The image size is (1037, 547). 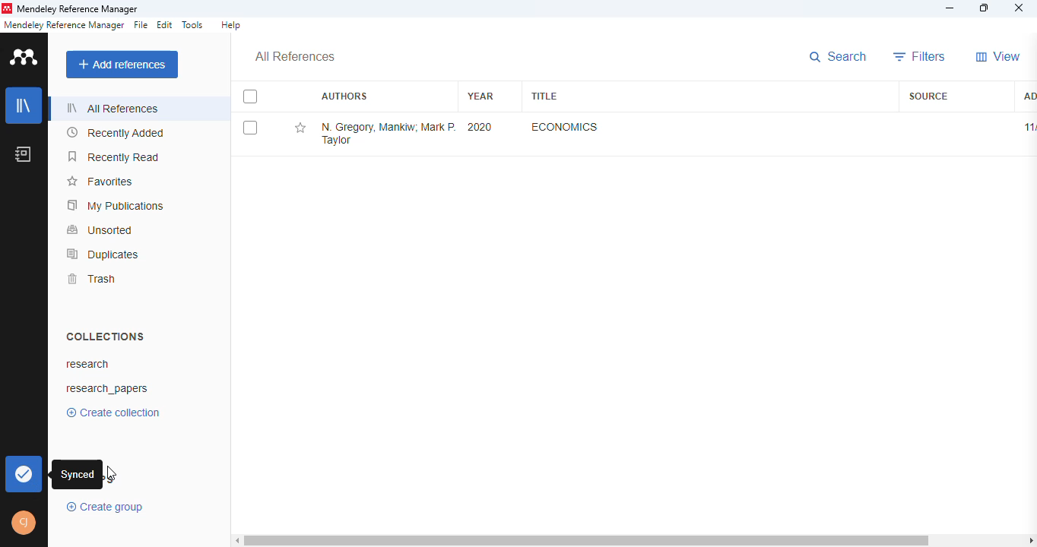 I want to click on create group, so click(x=106, y=507).